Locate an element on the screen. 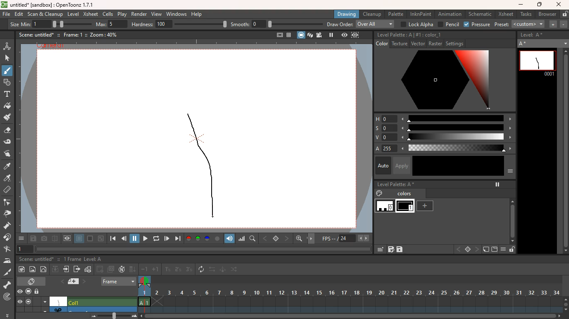 Image resolution: width=569 pixels, height=319 pixels. more is located at coordinates (554, 25).